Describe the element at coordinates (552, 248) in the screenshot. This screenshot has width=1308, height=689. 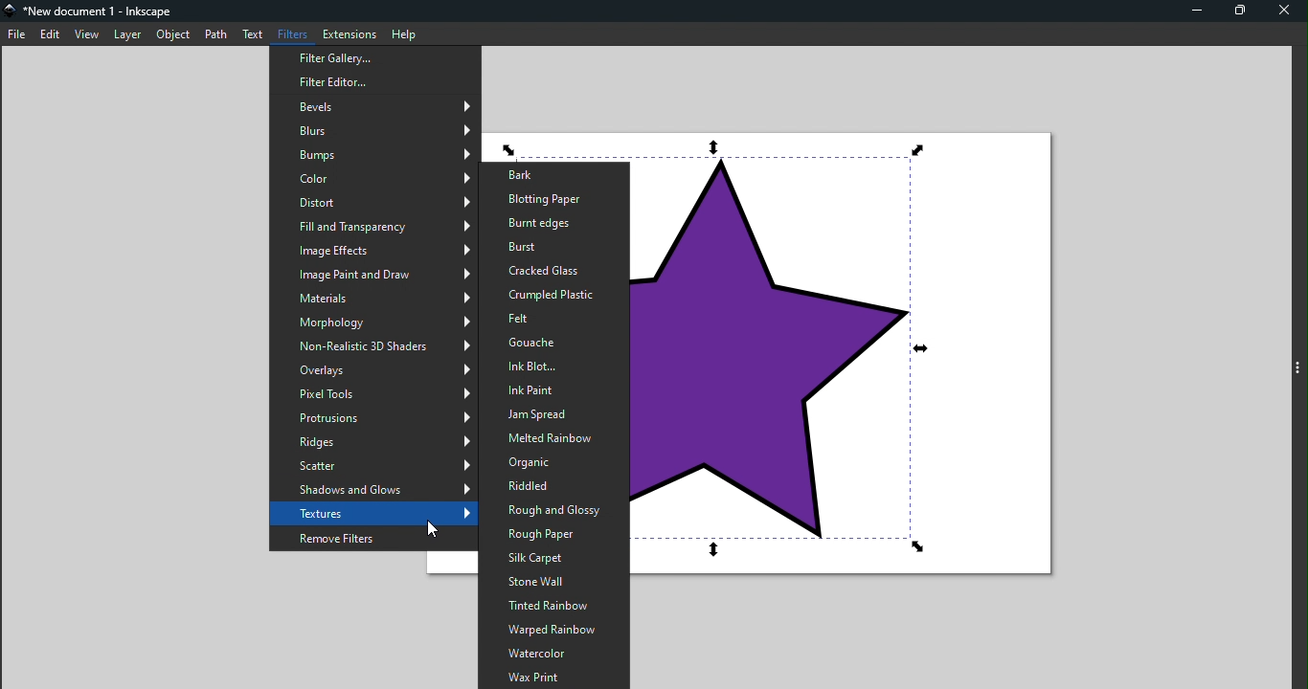
I see `Burst` at that location.